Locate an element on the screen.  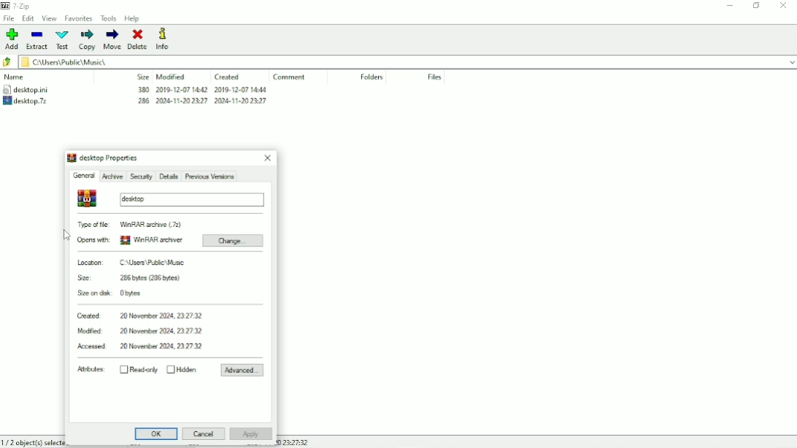
1/2 object(s) selected is located at coordinates (32, 441).